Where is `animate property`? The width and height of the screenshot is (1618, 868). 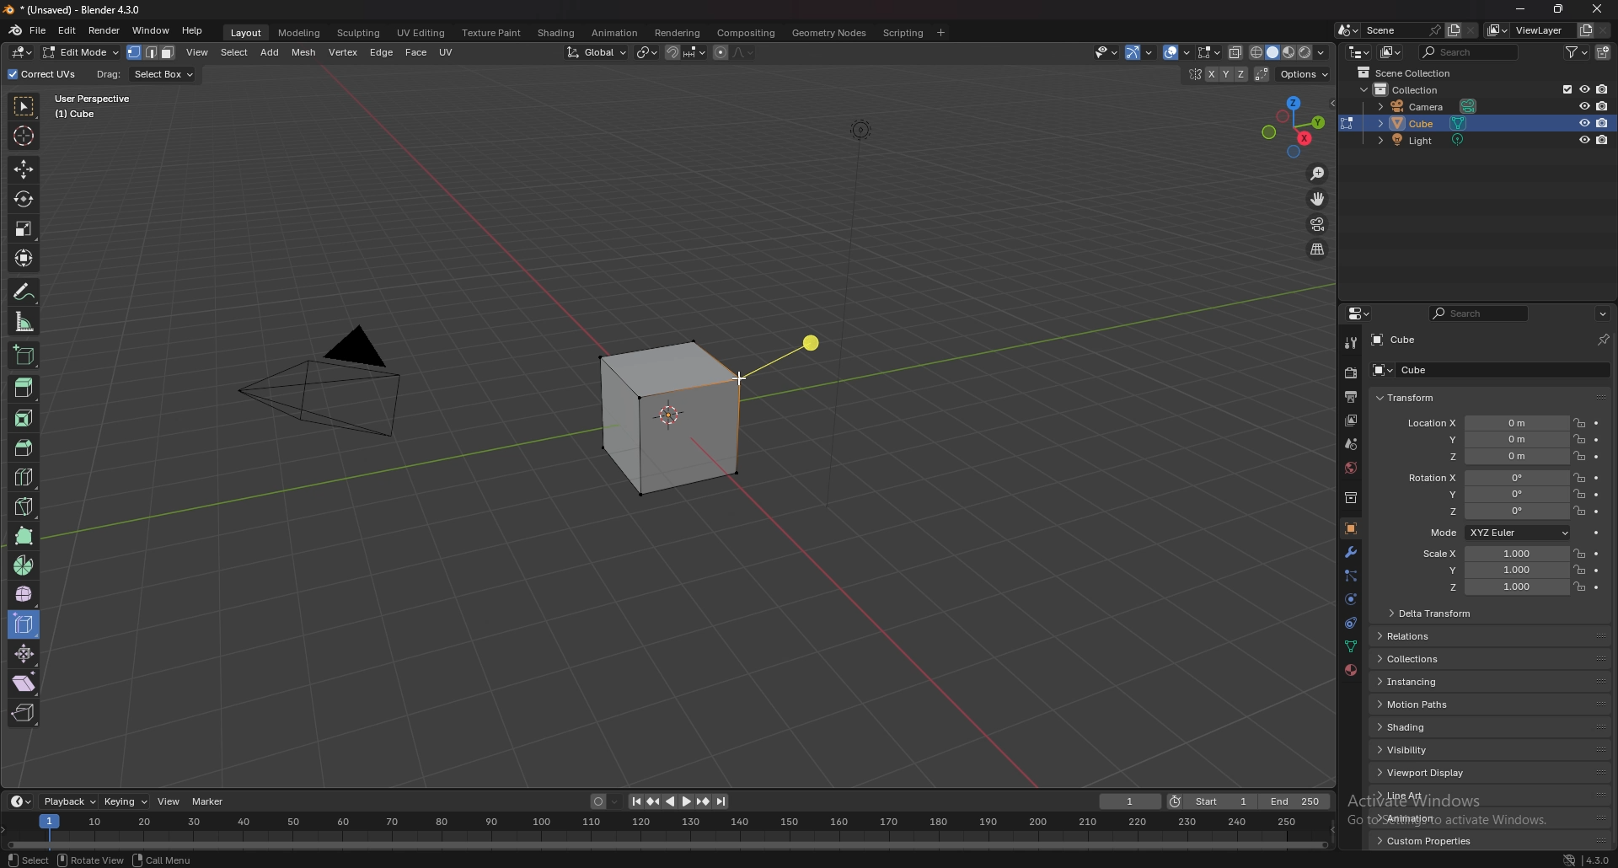
animate property is located at coordinates (1598, 511).